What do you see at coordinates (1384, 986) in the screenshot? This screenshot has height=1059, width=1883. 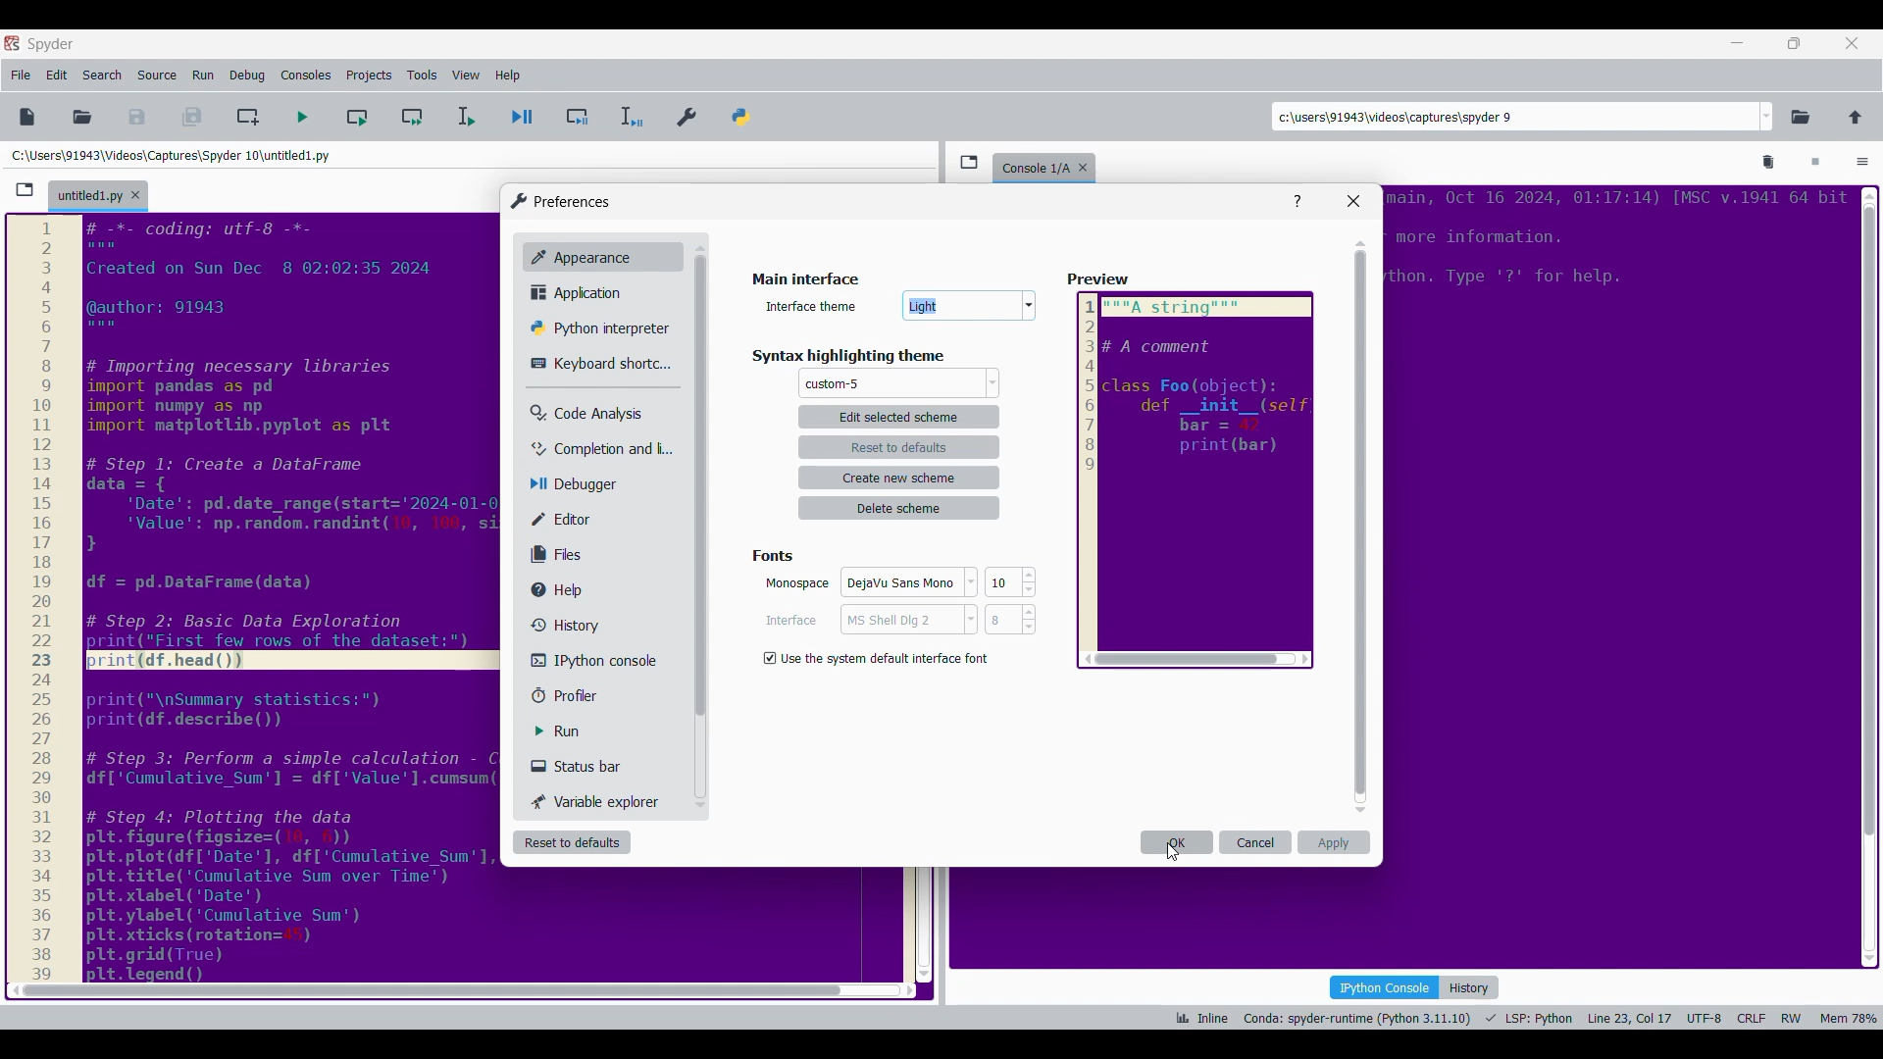 I see `IPython console` at bounding box center [1384, 986].